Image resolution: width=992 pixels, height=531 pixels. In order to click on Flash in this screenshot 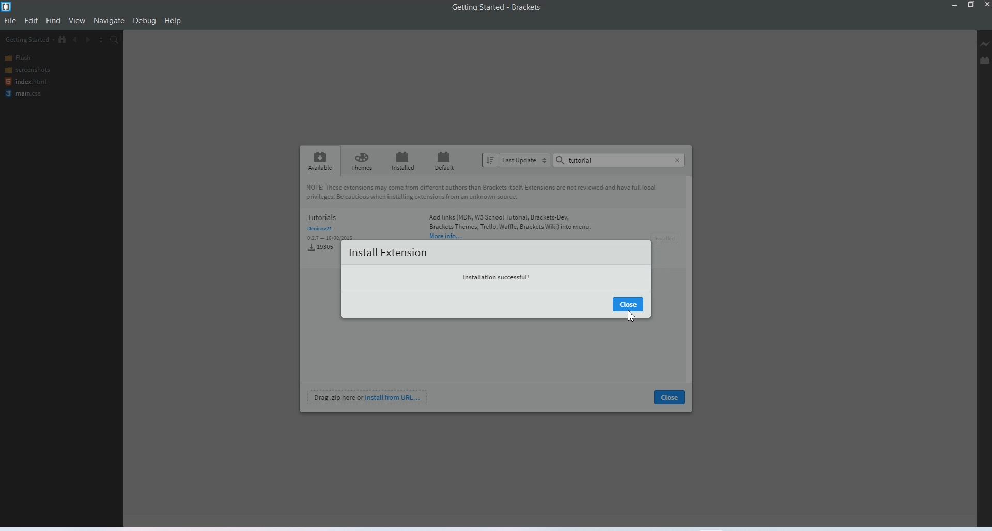, I will do `click(28, 58)`.